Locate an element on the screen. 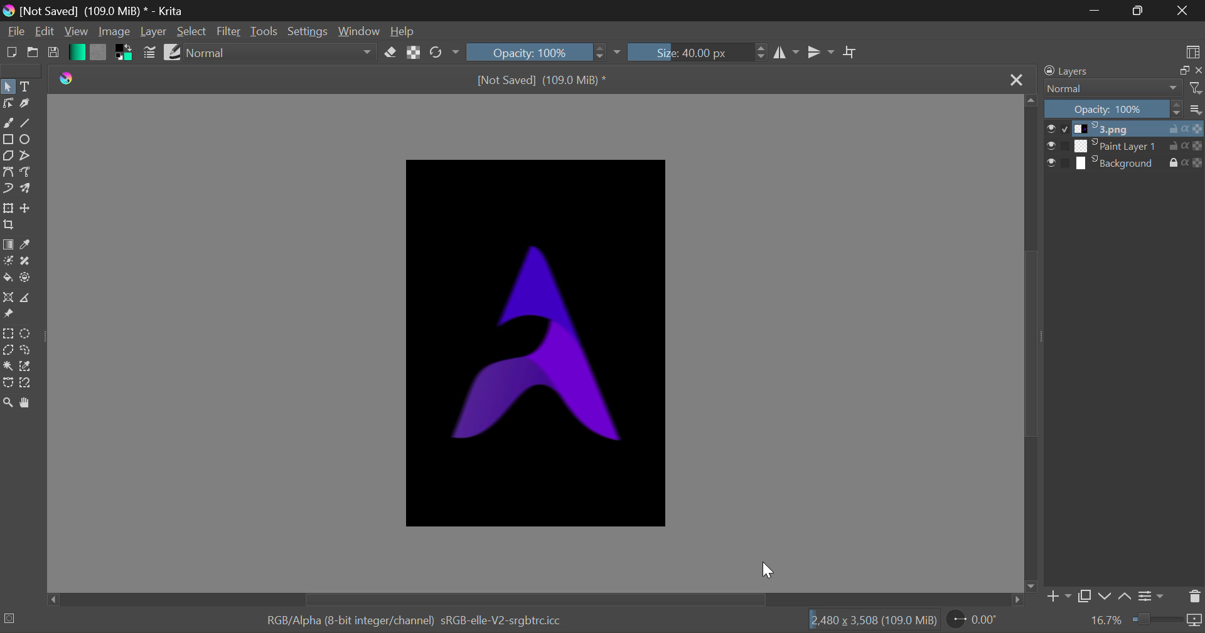 The width and height of the screenshot is (1205, 633). Polygon Selection Tool is located at coordinates (8, 350).